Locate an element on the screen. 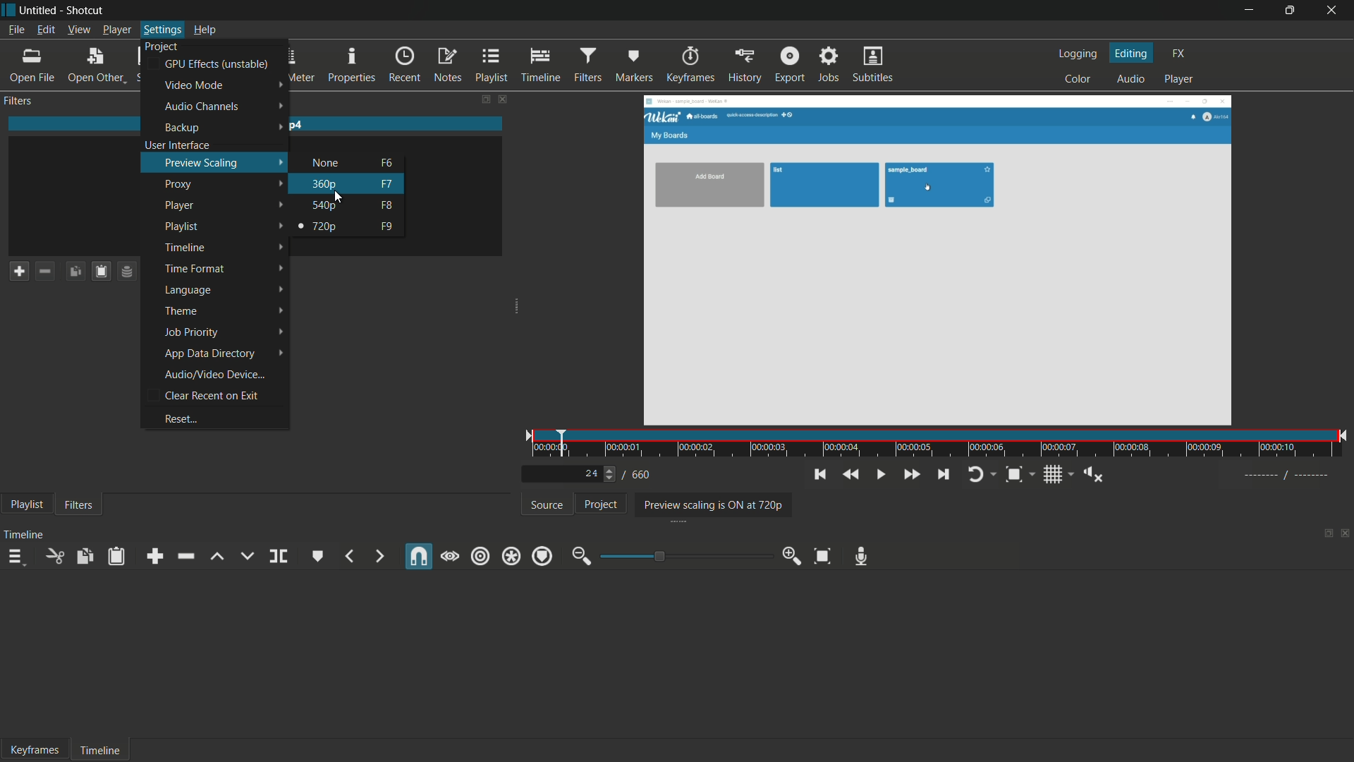  app data directory is located at coordinates (209, 353).